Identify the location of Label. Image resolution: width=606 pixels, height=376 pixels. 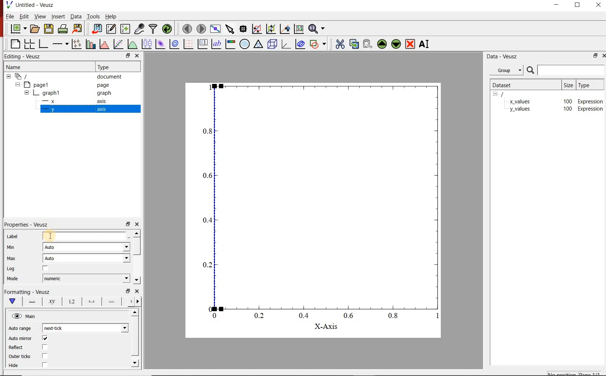
(13, 237).